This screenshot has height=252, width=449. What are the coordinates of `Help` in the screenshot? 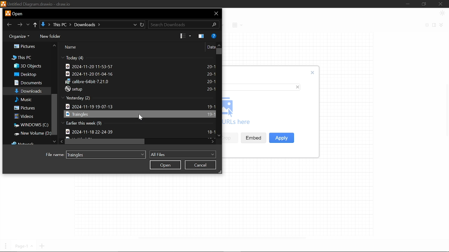 It's located at (214, 36).